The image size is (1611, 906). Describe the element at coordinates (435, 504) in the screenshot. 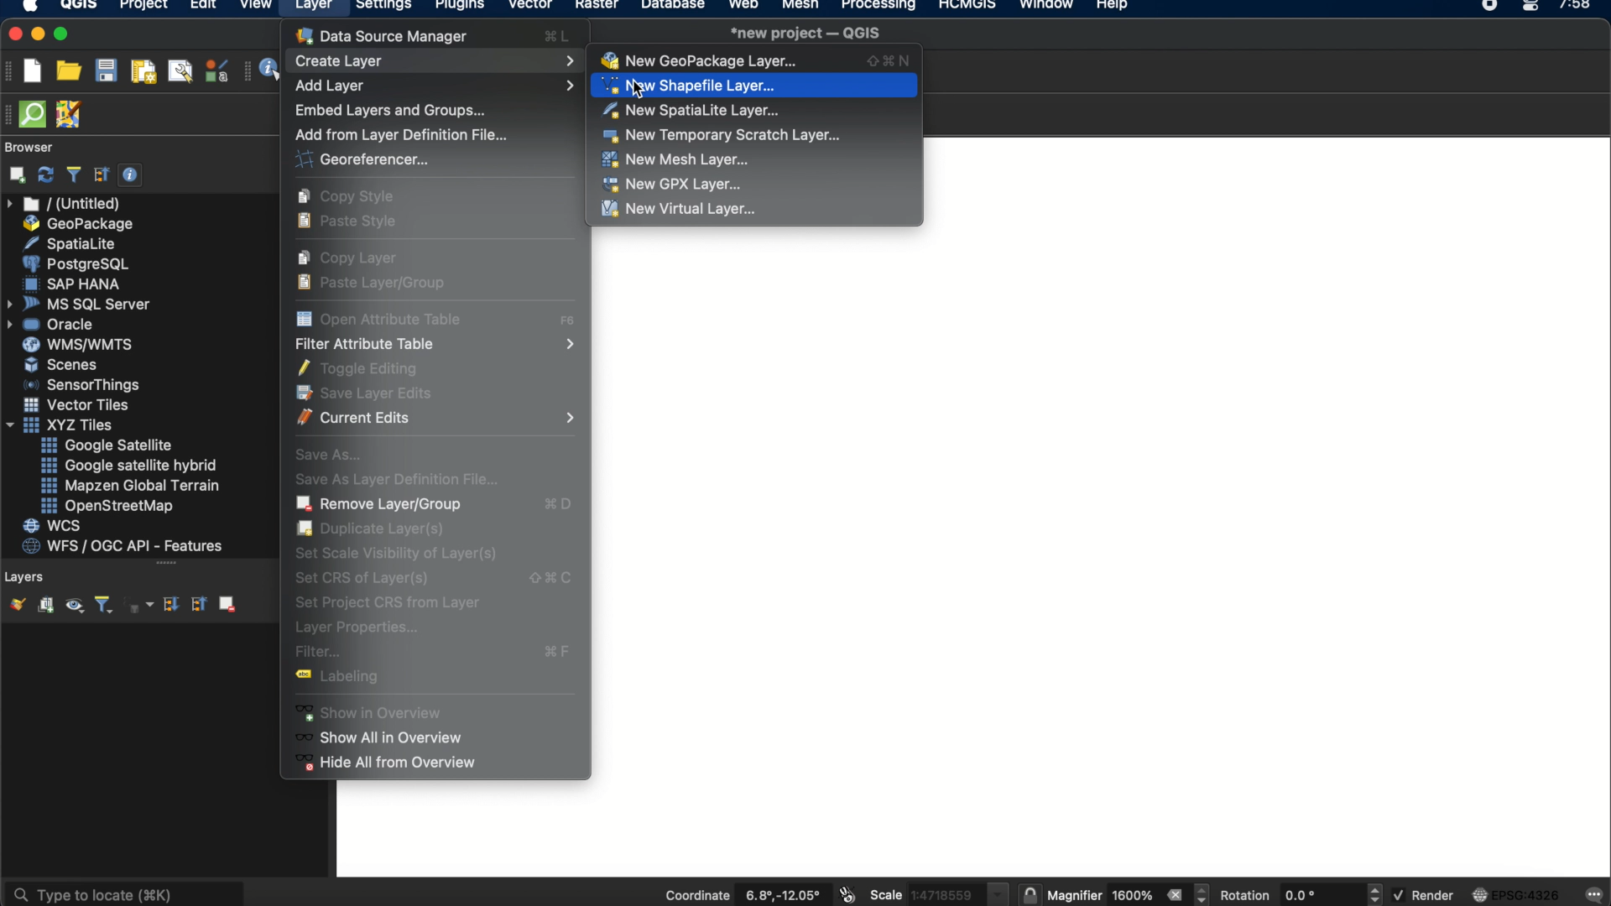

I see `remove layer/group` at that location.